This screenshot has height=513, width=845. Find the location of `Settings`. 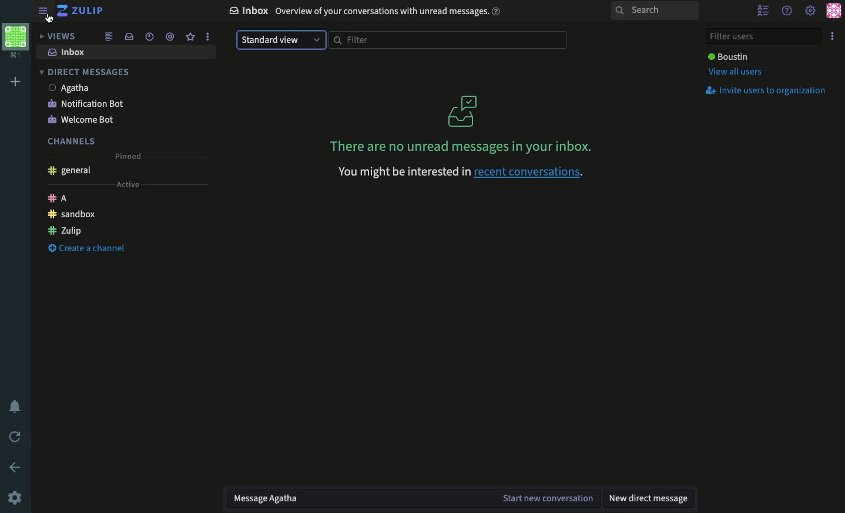

Settings is located at coordinates (812, 11).